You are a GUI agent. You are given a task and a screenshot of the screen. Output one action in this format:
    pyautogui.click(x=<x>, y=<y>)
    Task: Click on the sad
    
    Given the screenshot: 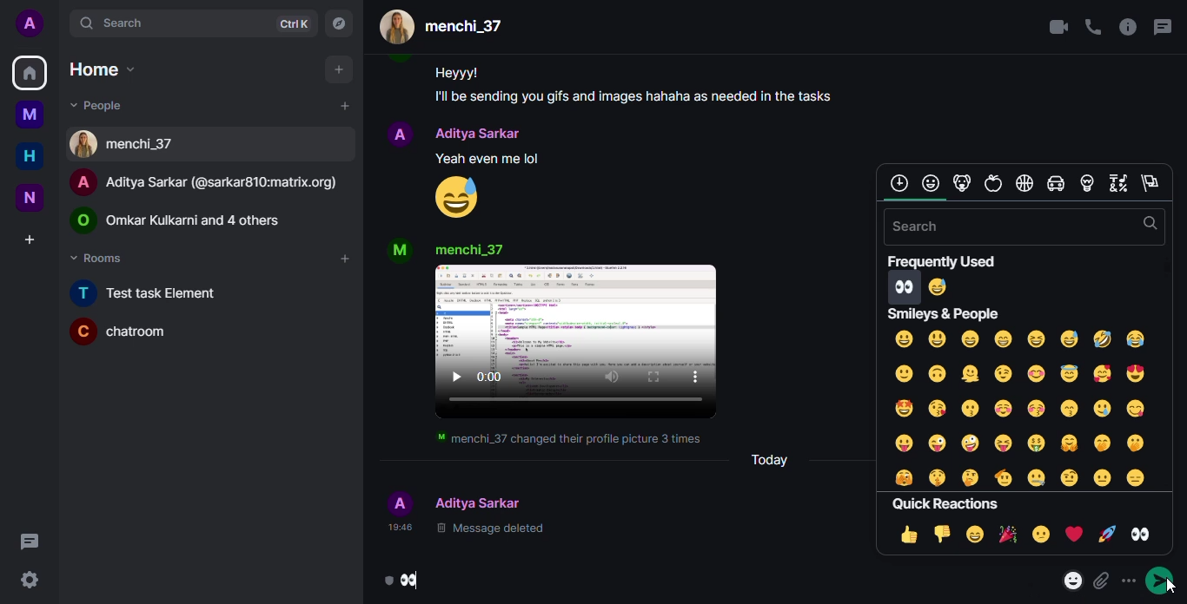 What is the action you would take?
    pyautogui.click(x=1038, y=535)
    